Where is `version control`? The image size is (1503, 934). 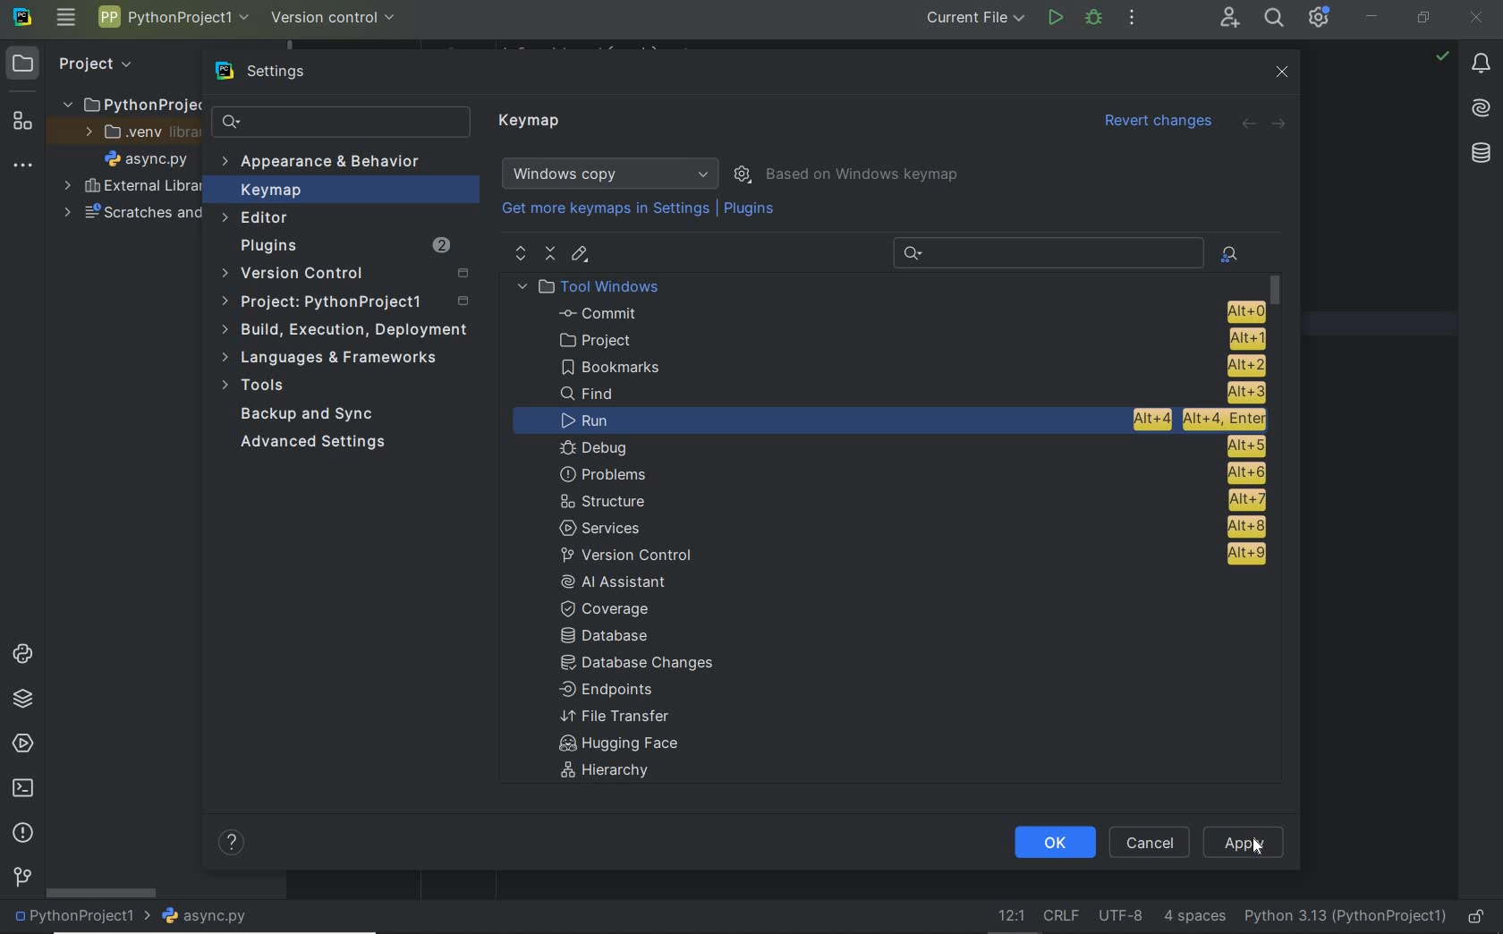
version control is located at coordinates (335, 16).